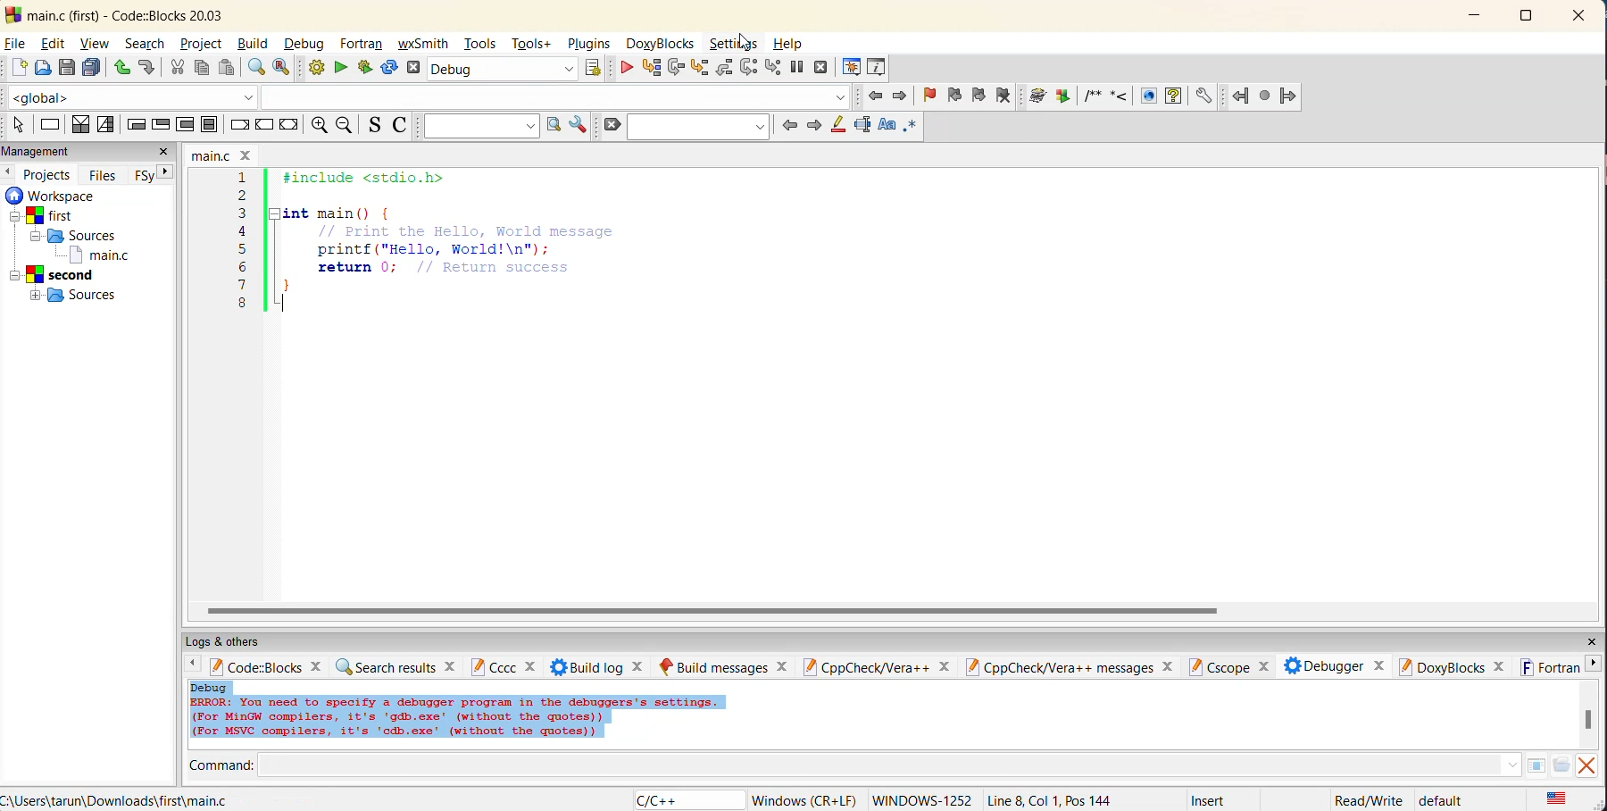 This screenshot has width=1607, height=811. Describe the element at coordinates (202, 46) in the screenshot. I see `project` at that location.